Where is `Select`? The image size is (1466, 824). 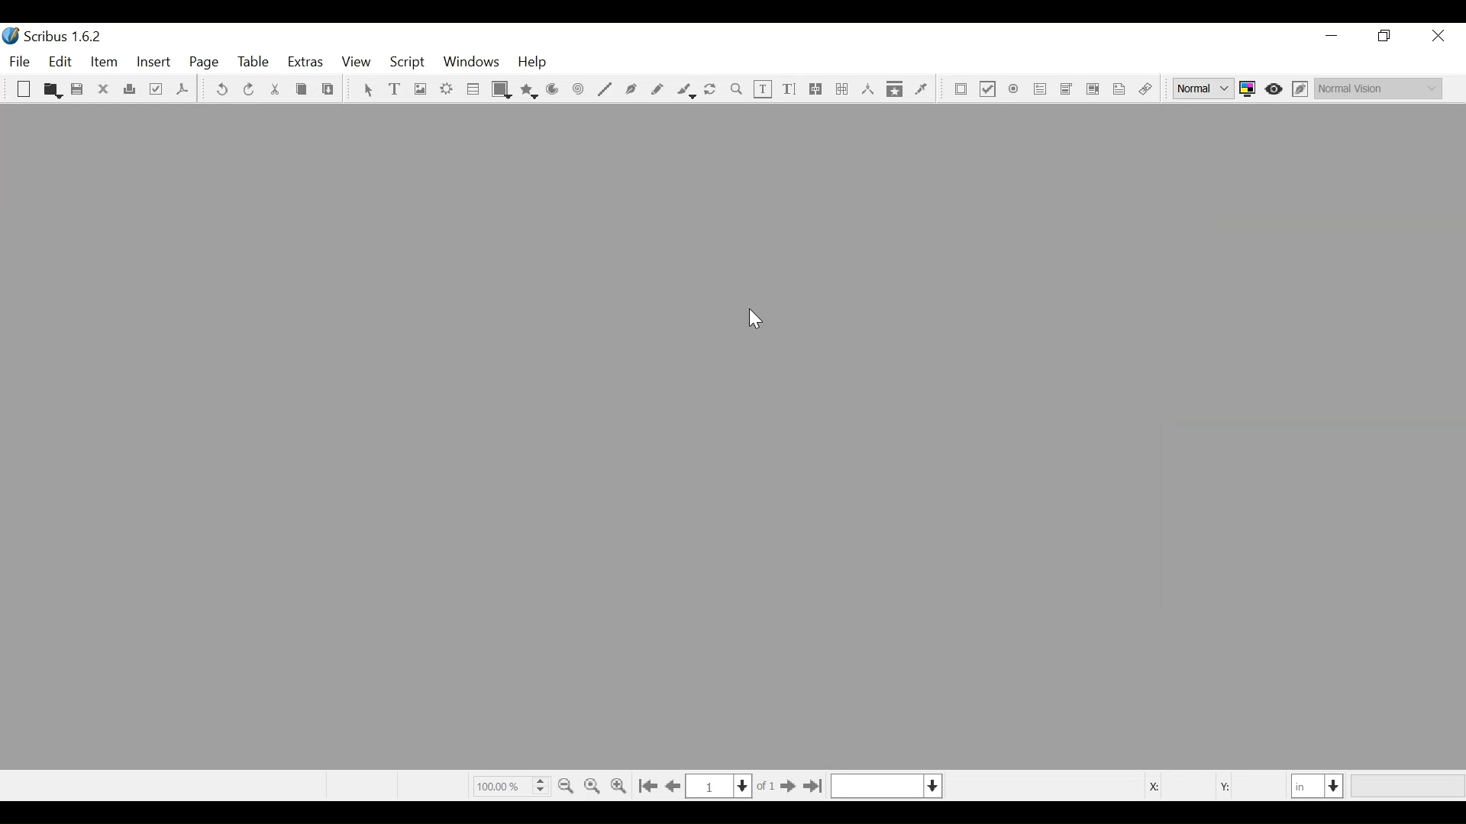 Select is located at coordinates (367, 91).